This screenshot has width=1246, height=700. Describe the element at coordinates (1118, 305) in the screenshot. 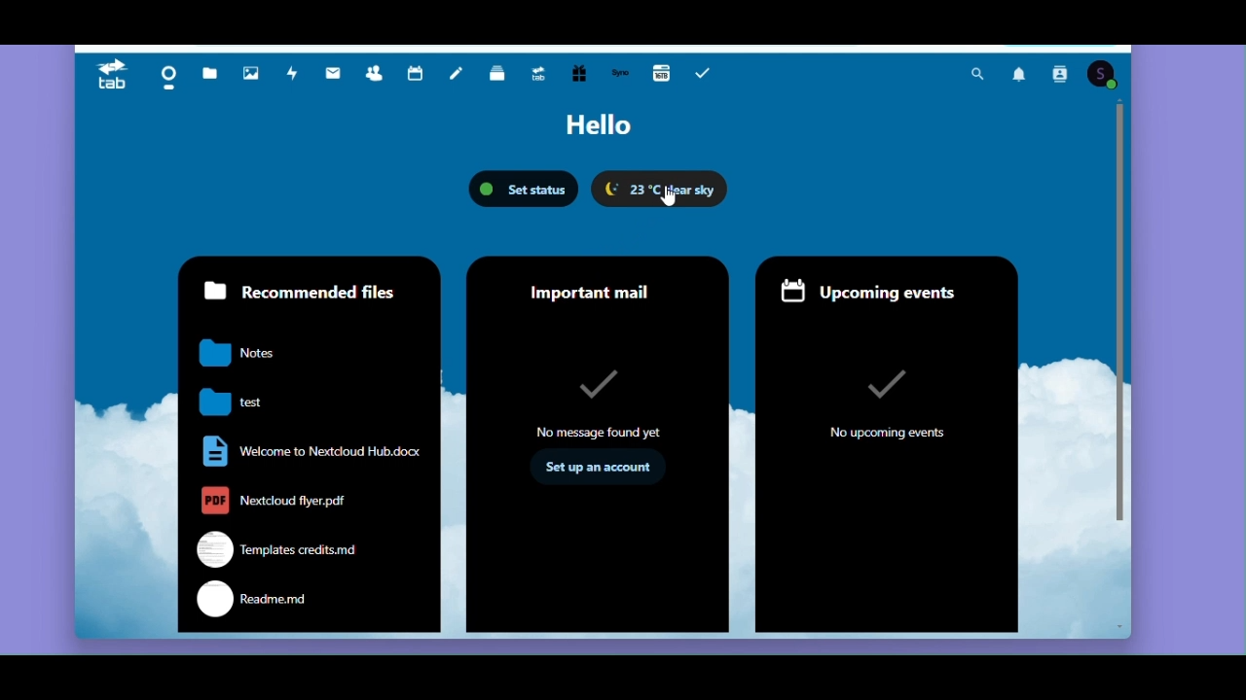

I see `vertical scroll bar` at that location.